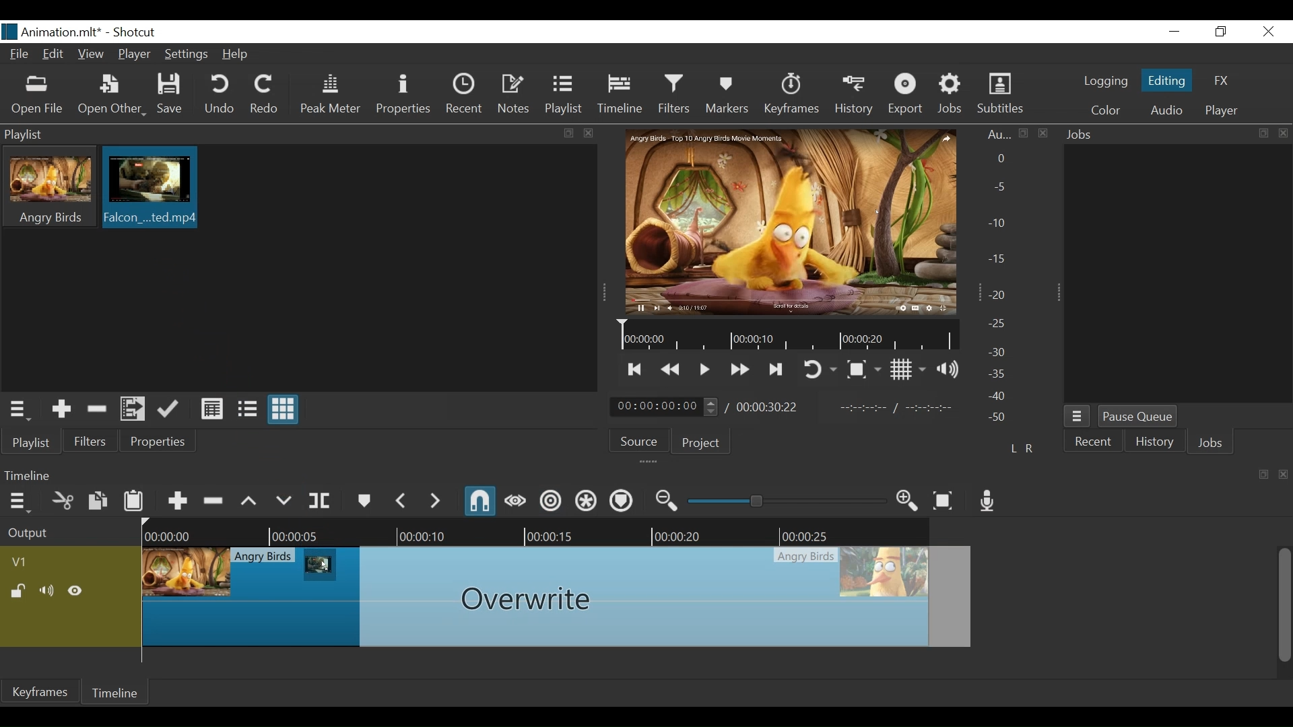 The image size is (1293, 727). Describe the element at coordinates (819, 371) in the screenshot. I see `Toggle player looping` at that location.